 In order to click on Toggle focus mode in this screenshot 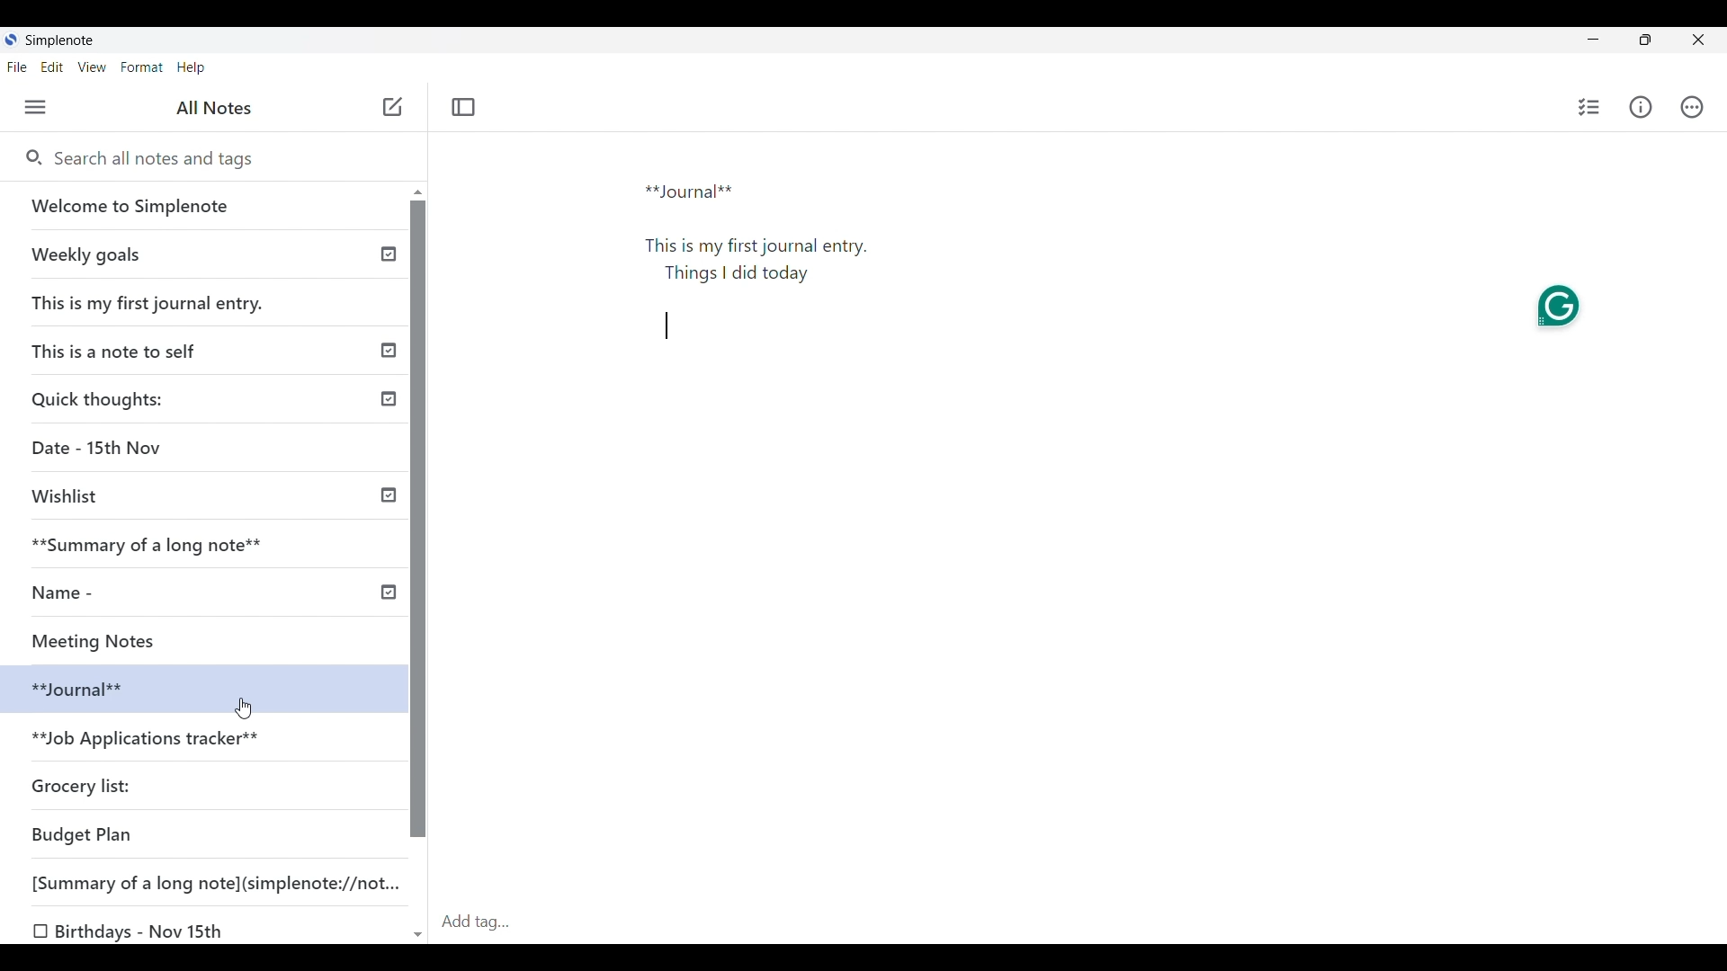, I will do `click(464, 107)`.